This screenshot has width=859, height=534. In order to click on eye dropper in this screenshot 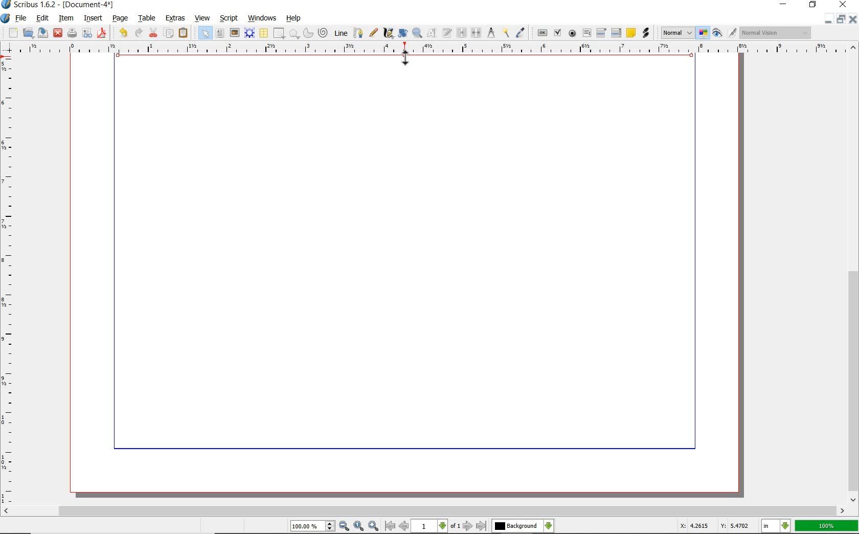, I will do `click(521, 31)`.